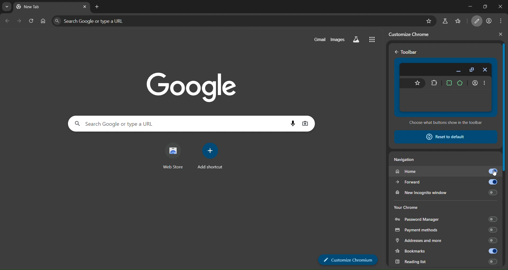  I want to click on close, so click(501, 7).